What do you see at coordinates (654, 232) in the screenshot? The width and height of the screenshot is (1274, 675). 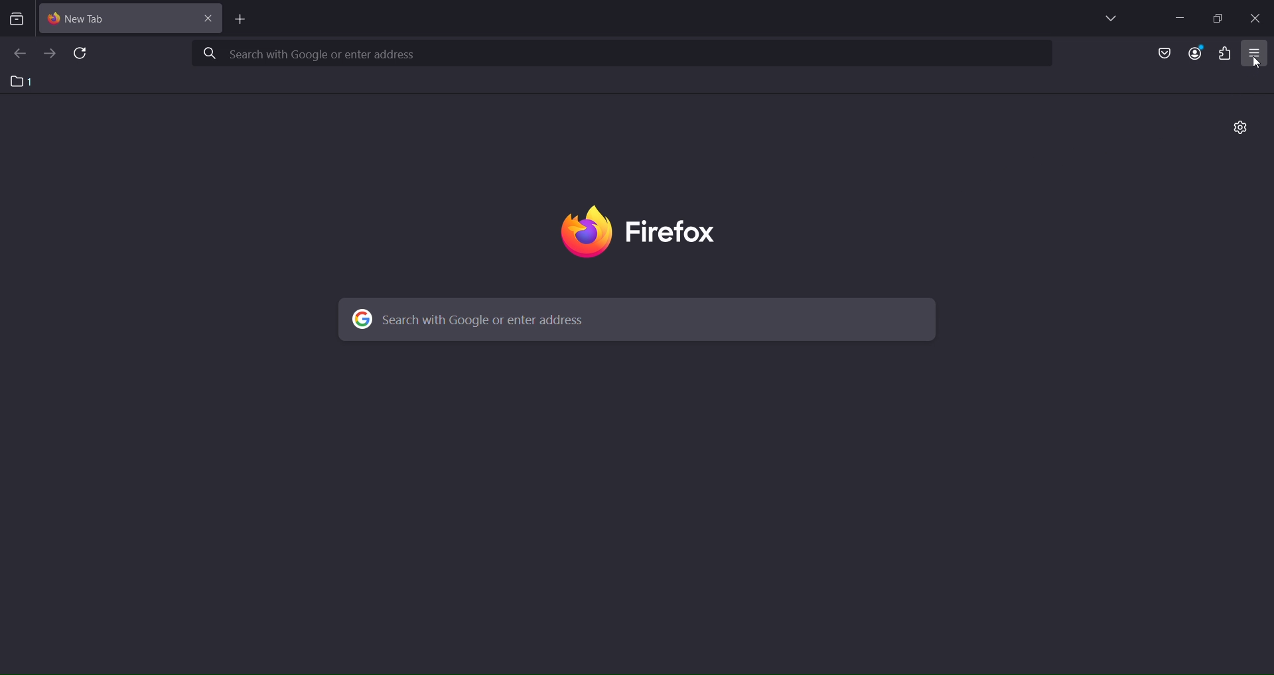 I see `image` at bounding box center [654, 232].